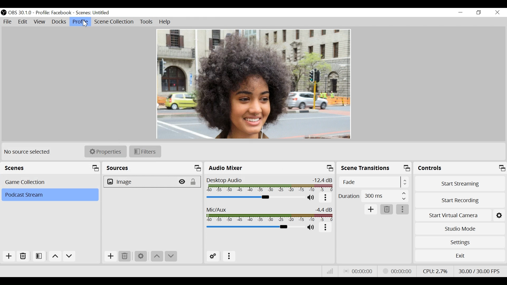  Describe the element at coordinates (330, 271) in the screenshot. I see `Bitrate` at that location.